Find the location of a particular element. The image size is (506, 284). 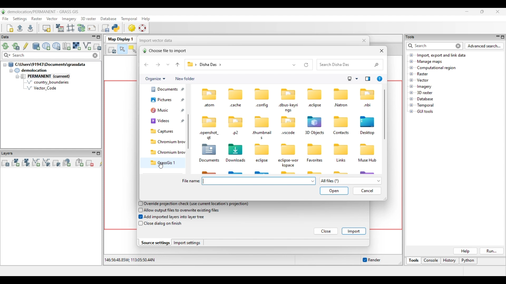

Download sample project (location) to current GRASS database is located at coordinates (56, 46).